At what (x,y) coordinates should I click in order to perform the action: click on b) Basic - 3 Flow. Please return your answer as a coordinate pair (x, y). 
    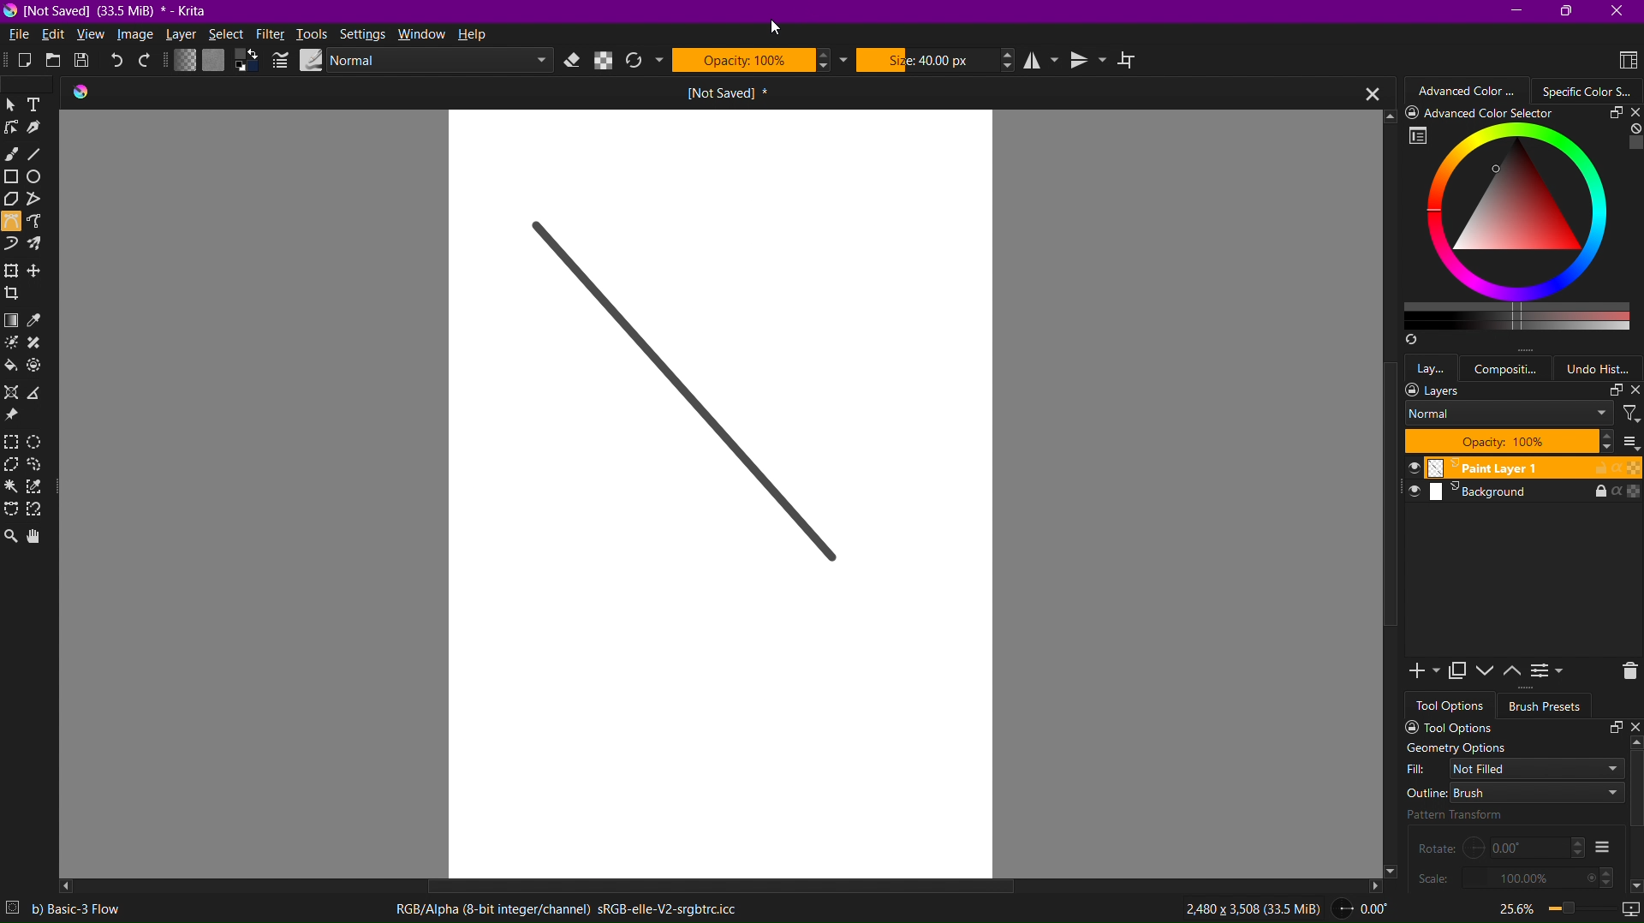
    Looking at the image, I should click on (86, 909).